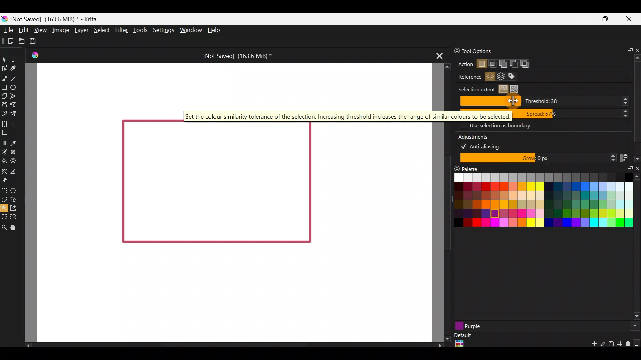 The height and width of the screenshot is (360, 641). I want to click on Threshold, so click(546, 101).